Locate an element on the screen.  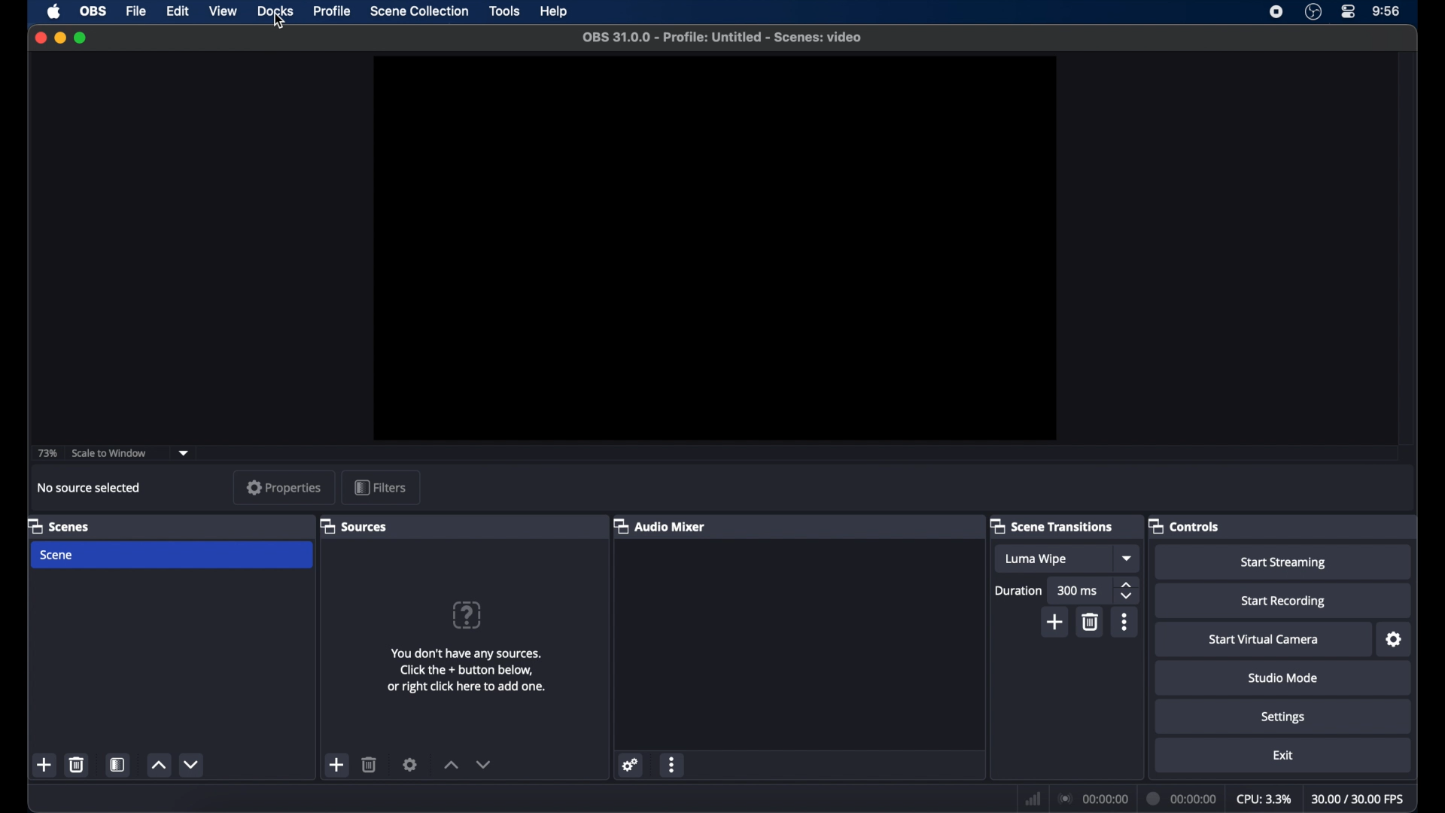
connections is located at coordinates (1092, 799).